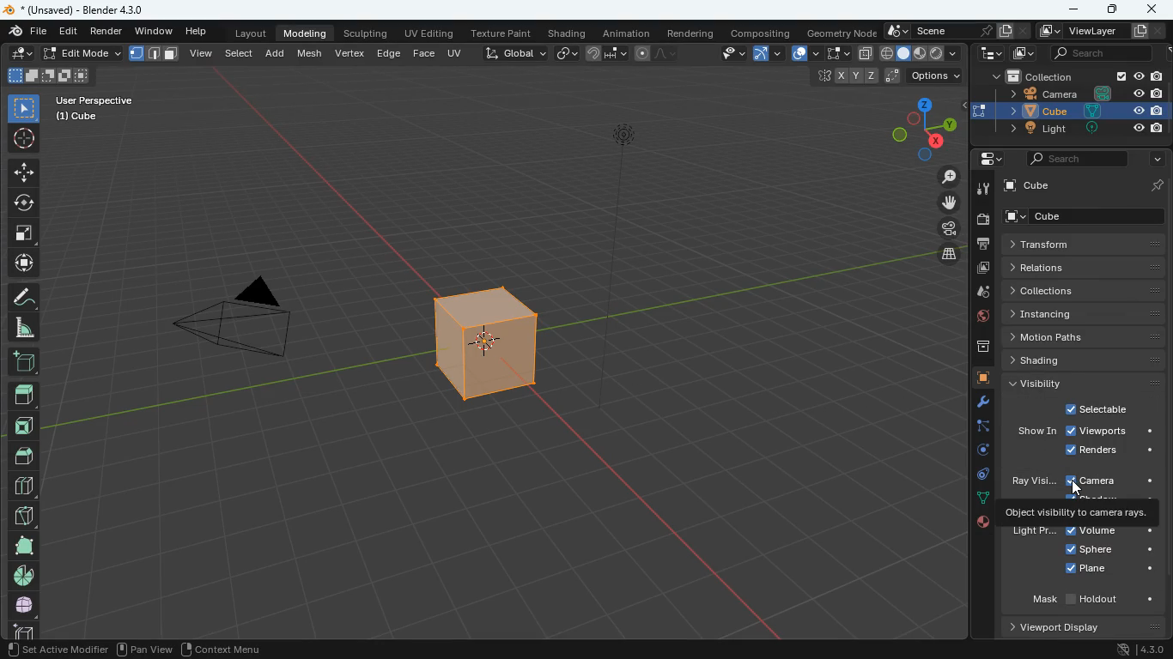  I want to click on maximize, so click(1115, 9).